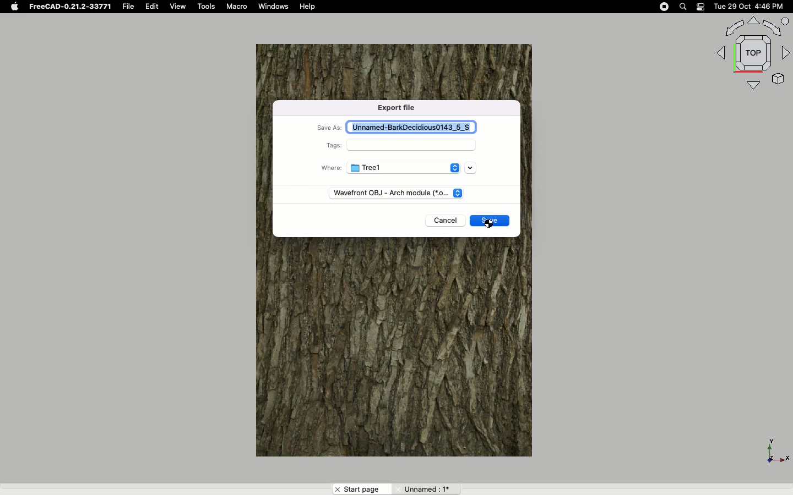 The height and width of the screenshot is (495, 793). Describe the element at coordinates (700, 7) in the screenshot. I see `Notification` at that location.